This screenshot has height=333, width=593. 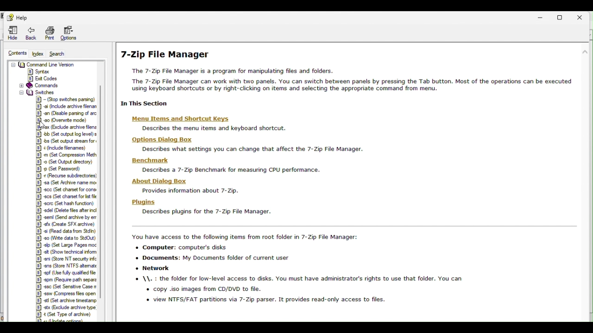 What do you see at coordinates (60, 54) in the screenshot?
I see `Search` at bounding box center [60, 54].